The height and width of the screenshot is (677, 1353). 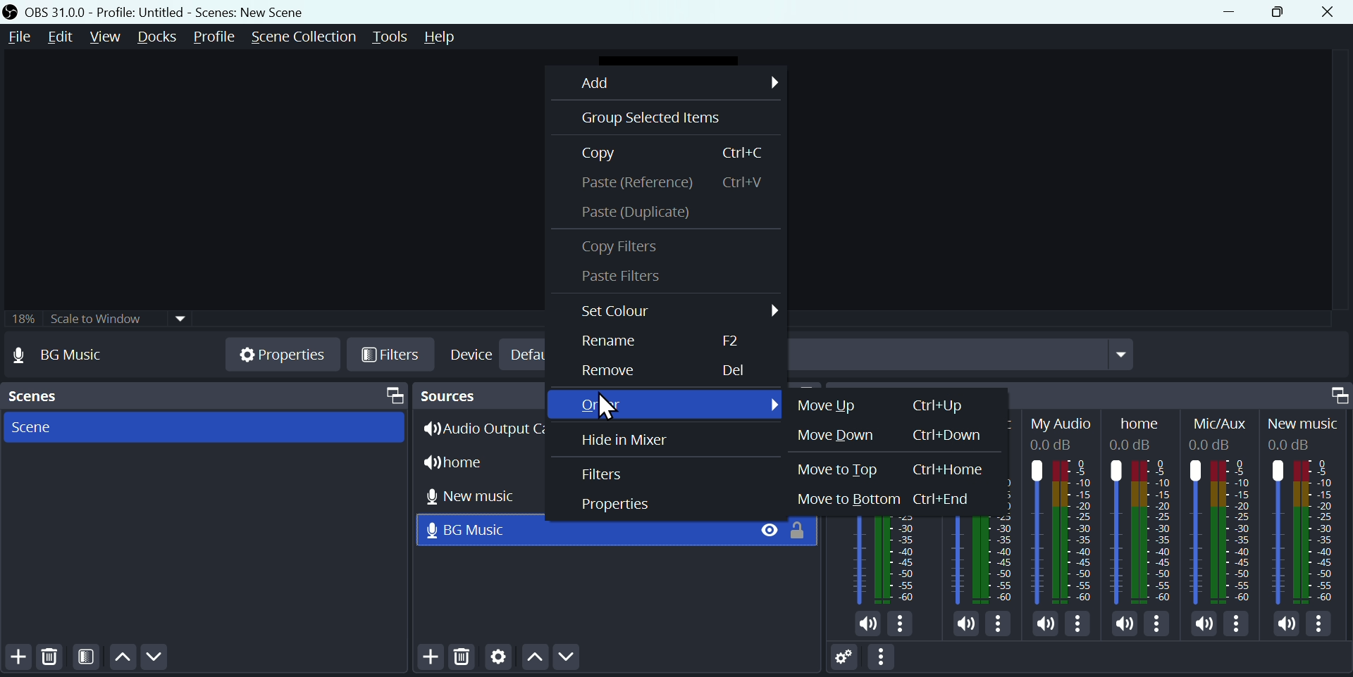 I want to click on Setting, so click(x=832, y=654).